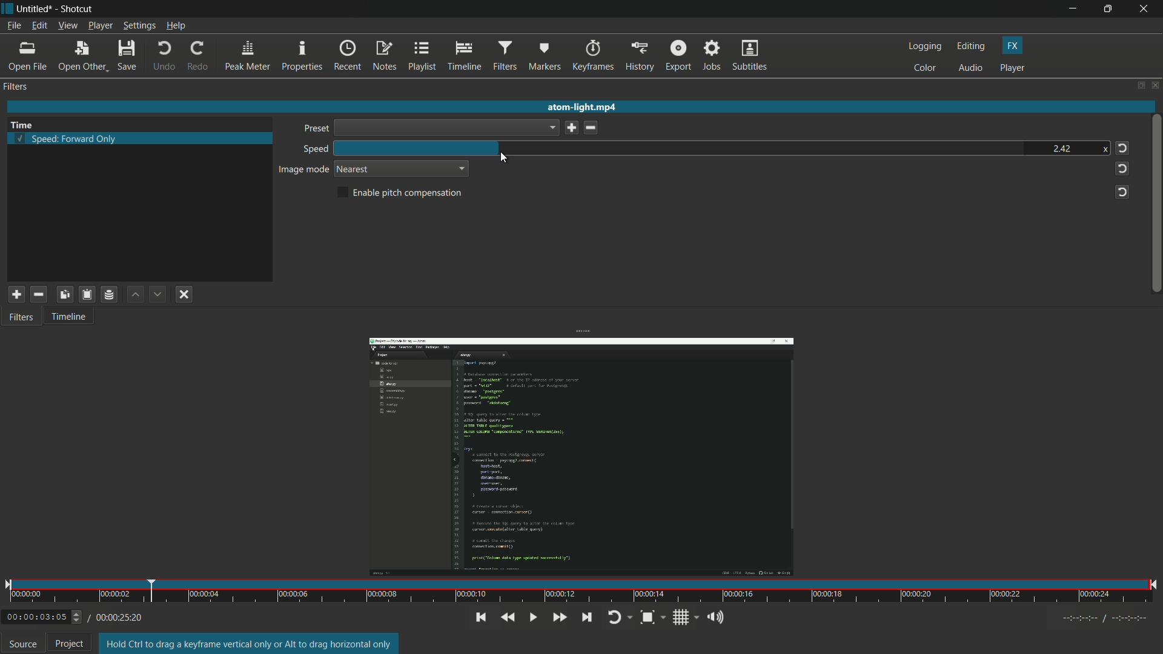  Describe the element at coordinates (1012, 68) in the screenshot. I see `player` at that location.